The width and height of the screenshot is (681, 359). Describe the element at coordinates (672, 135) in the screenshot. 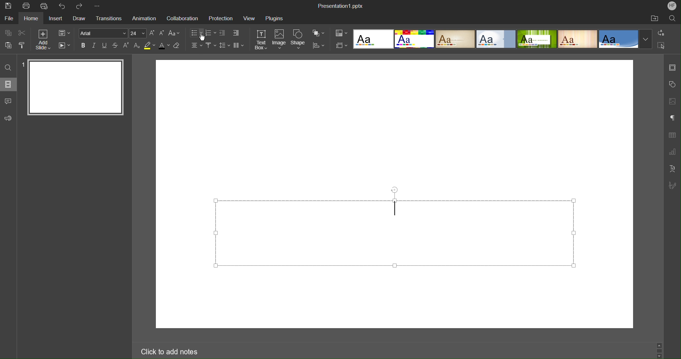

I see `Table Settings` at that location.